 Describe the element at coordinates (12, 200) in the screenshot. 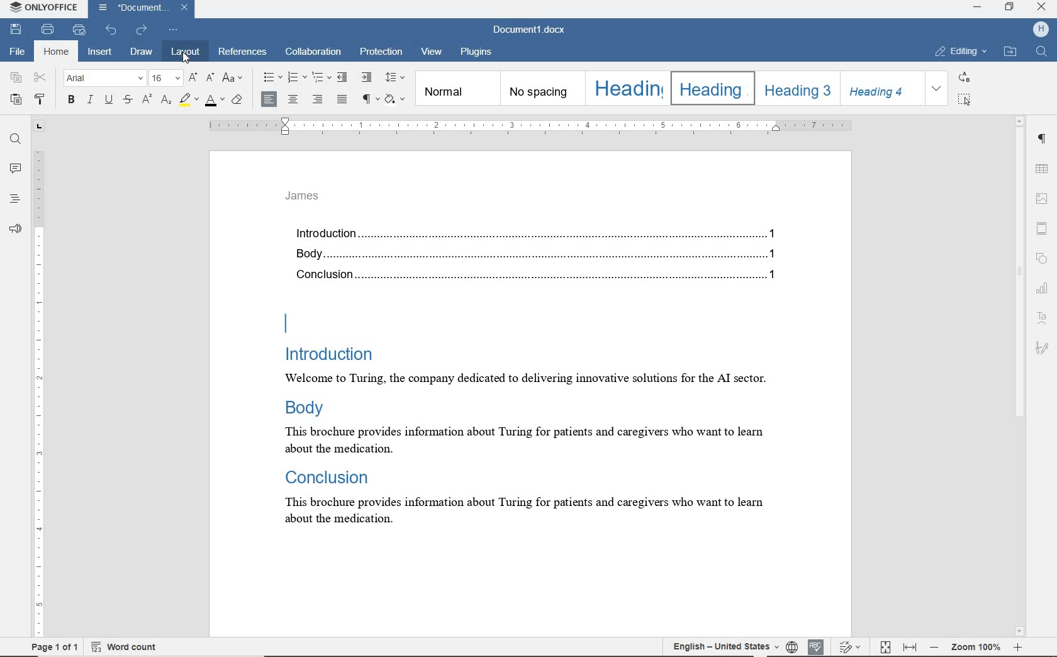

I see `headings` at that location.